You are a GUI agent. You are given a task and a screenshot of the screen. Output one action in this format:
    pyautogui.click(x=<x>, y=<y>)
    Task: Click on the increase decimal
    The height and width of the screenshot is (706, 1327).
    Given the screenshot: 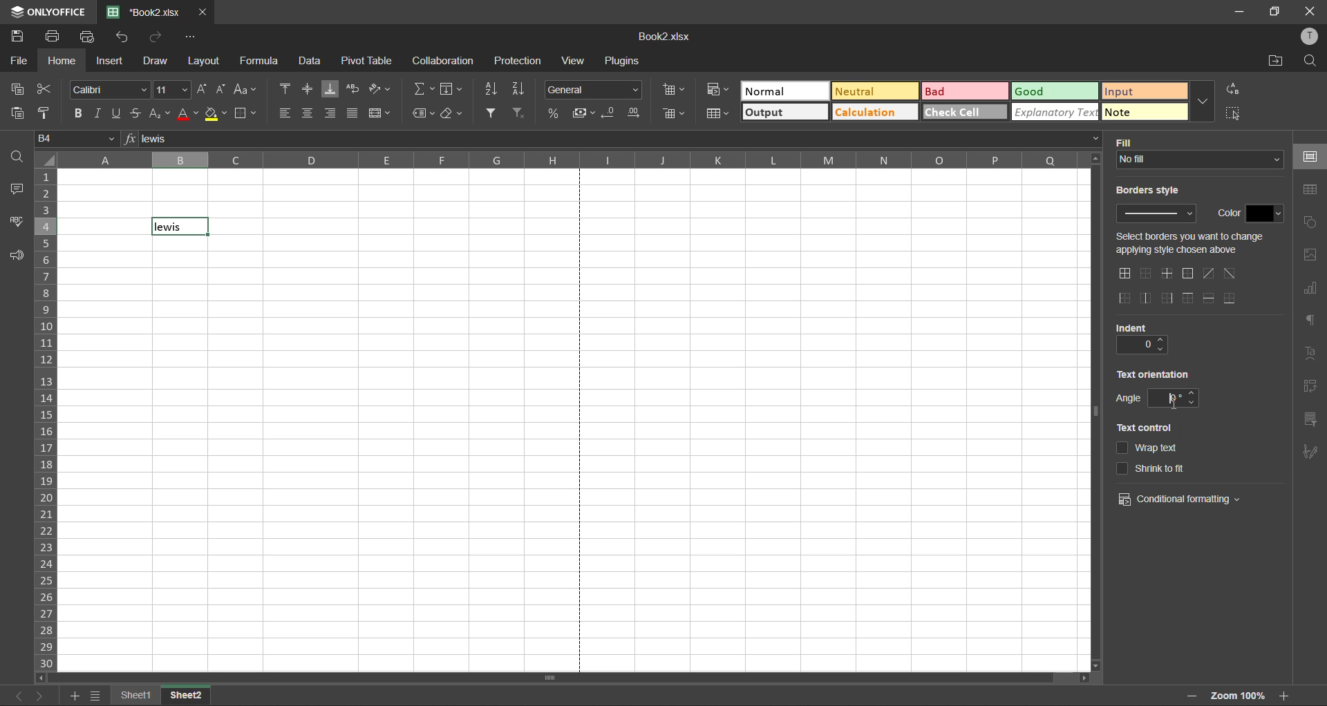 What is the action you would take?
    pyautogui.click(x=633, y=113)
    